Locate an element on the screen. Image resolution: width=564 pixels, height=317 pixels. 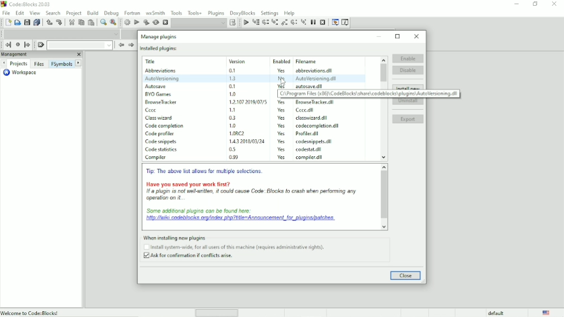
Language is located at coordinates (547, 312).